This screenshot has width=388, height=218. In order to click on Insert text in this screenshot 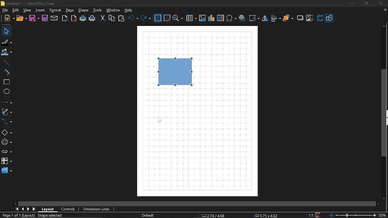, I will do `click(232, 18)`.